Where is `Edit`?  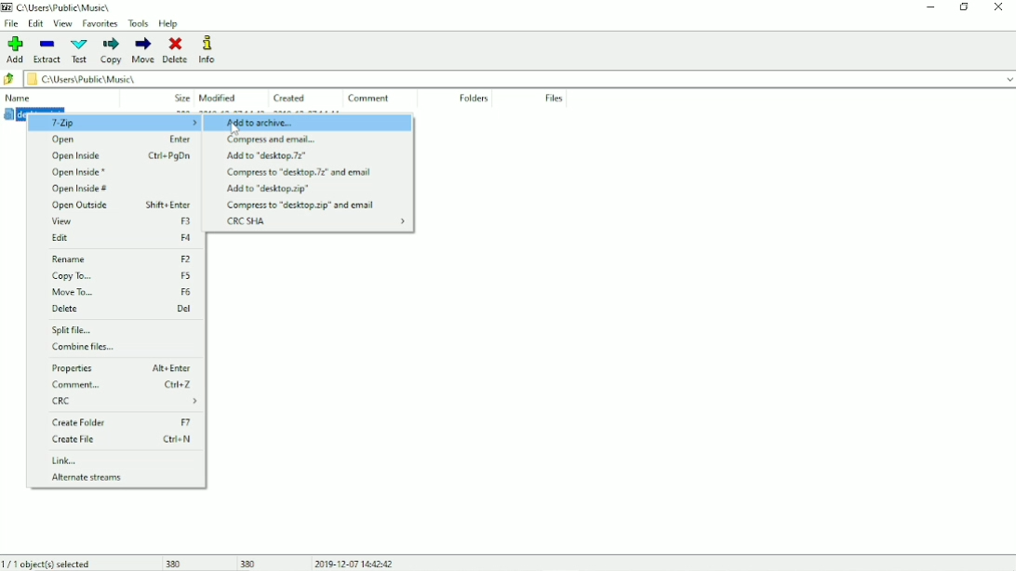 Edit is located at coordinates (120, 238).